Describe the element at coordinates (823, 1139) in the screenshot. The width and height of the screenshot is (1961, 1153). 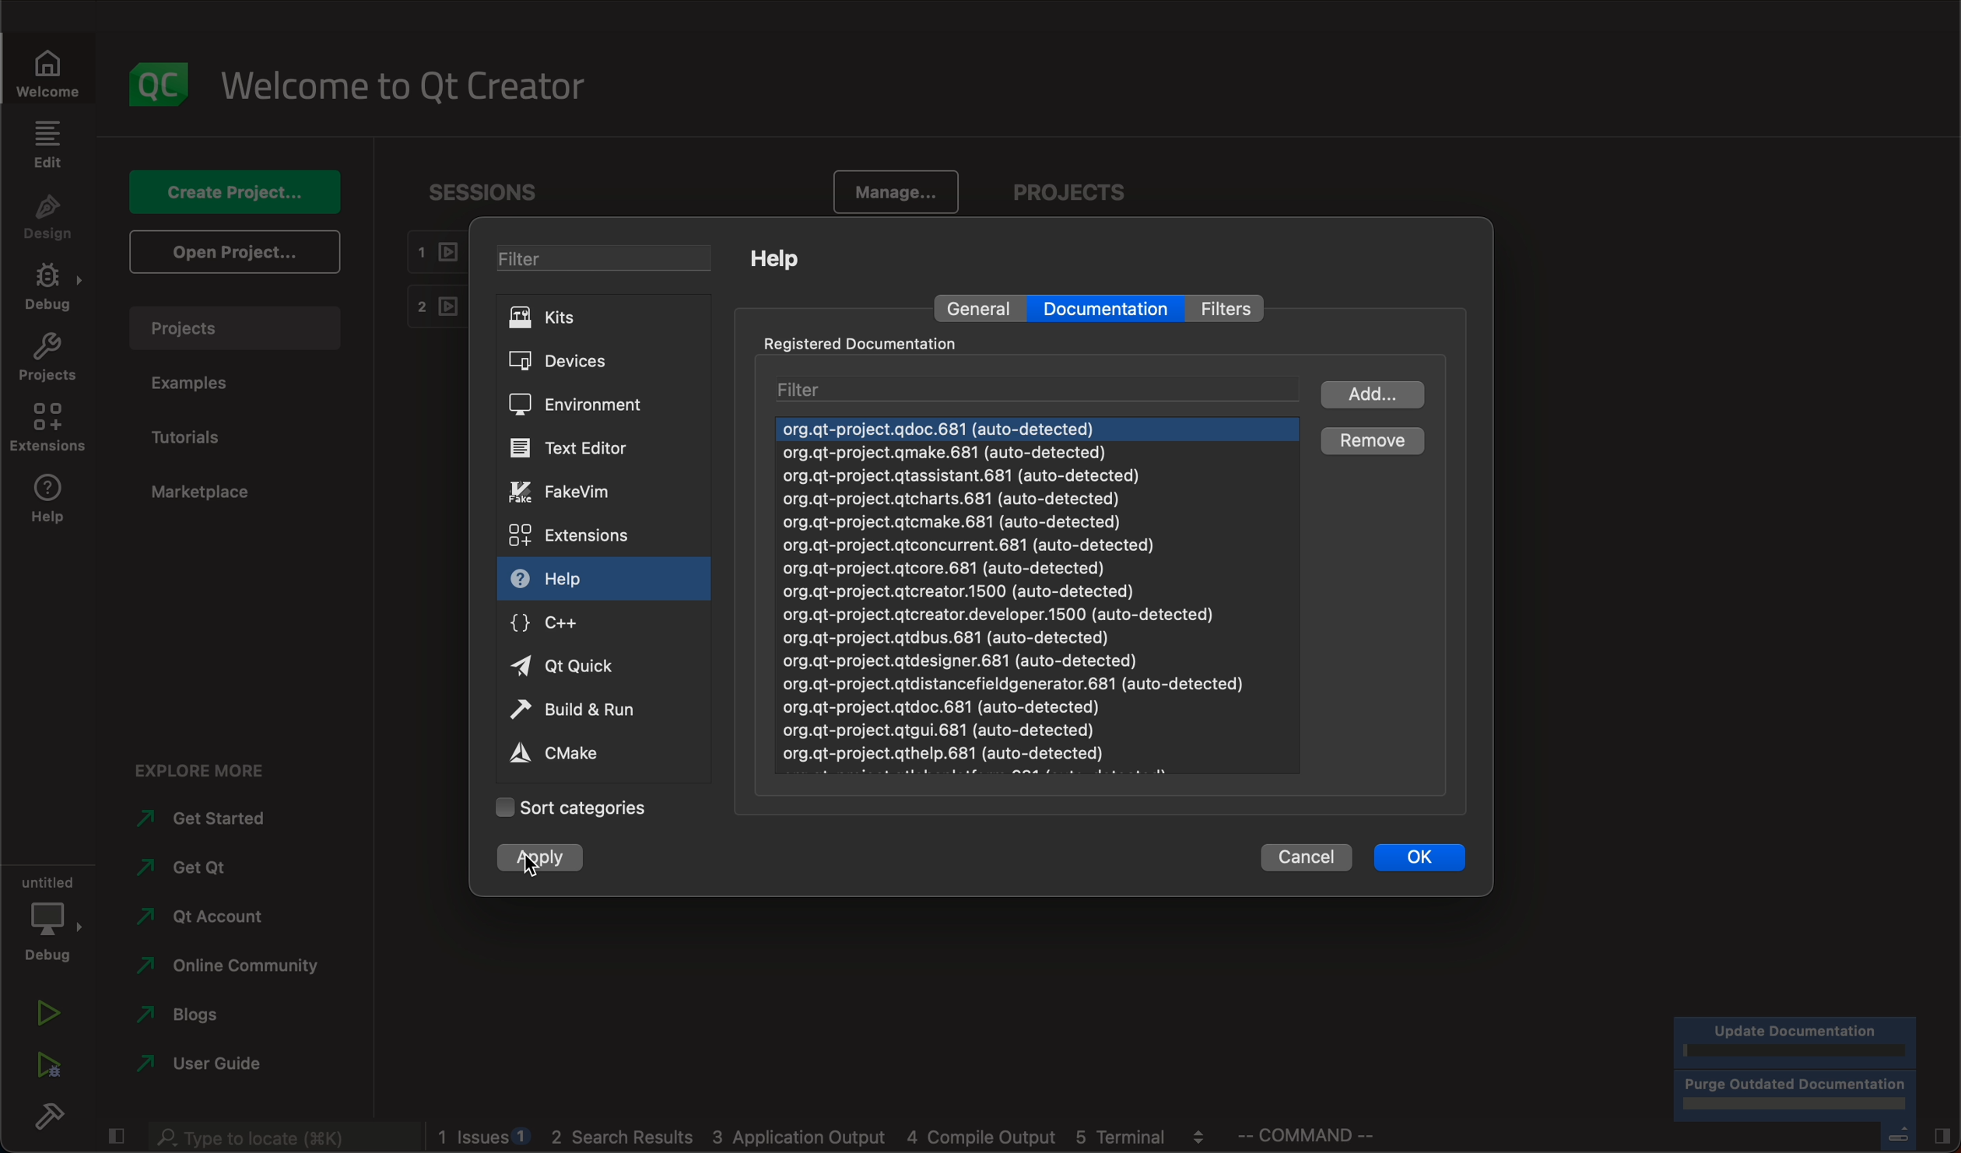
I see `blogs` at that location.